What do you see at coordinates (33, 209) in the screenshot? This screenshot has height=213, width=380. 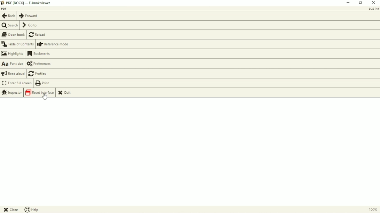 I see `Help` at bounding box center [33, 209].